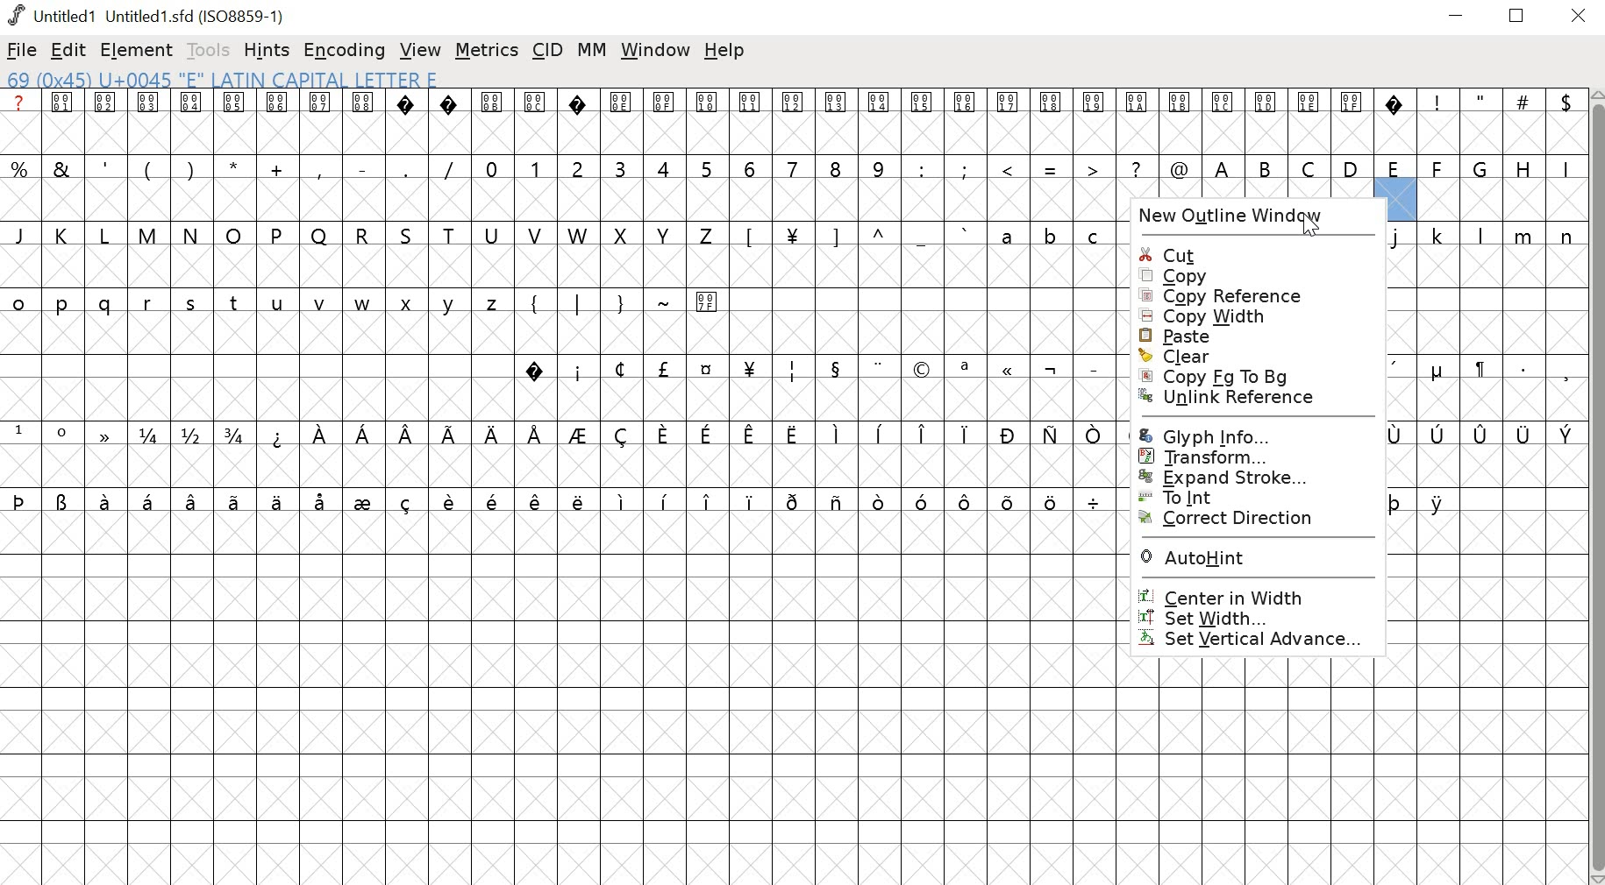 Image resolution: width=1605 pixels, height=885 pixels. Describe the element at coordinates (1517, 17) in the screenshot. I see `restore down` at that location.